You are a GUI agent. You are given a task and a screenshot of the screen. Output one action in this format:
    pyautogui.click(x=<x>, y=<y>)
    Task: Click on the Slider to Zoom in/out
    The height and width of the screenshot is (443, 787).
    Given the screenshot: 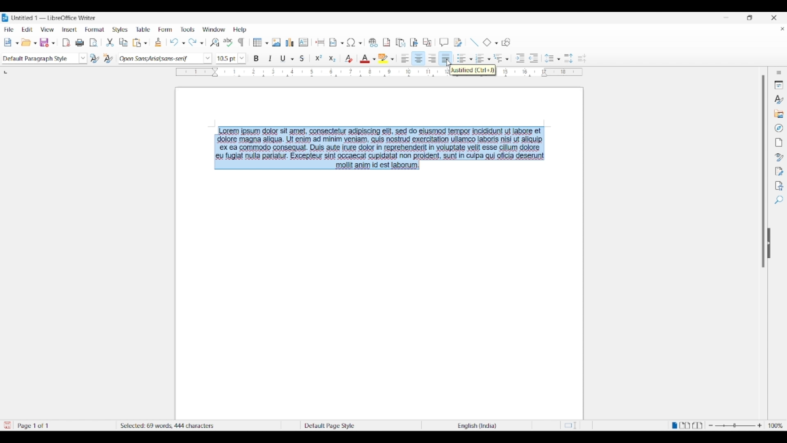 What is the action you would take?
    pyautogui.click(x=735, y=425)
    